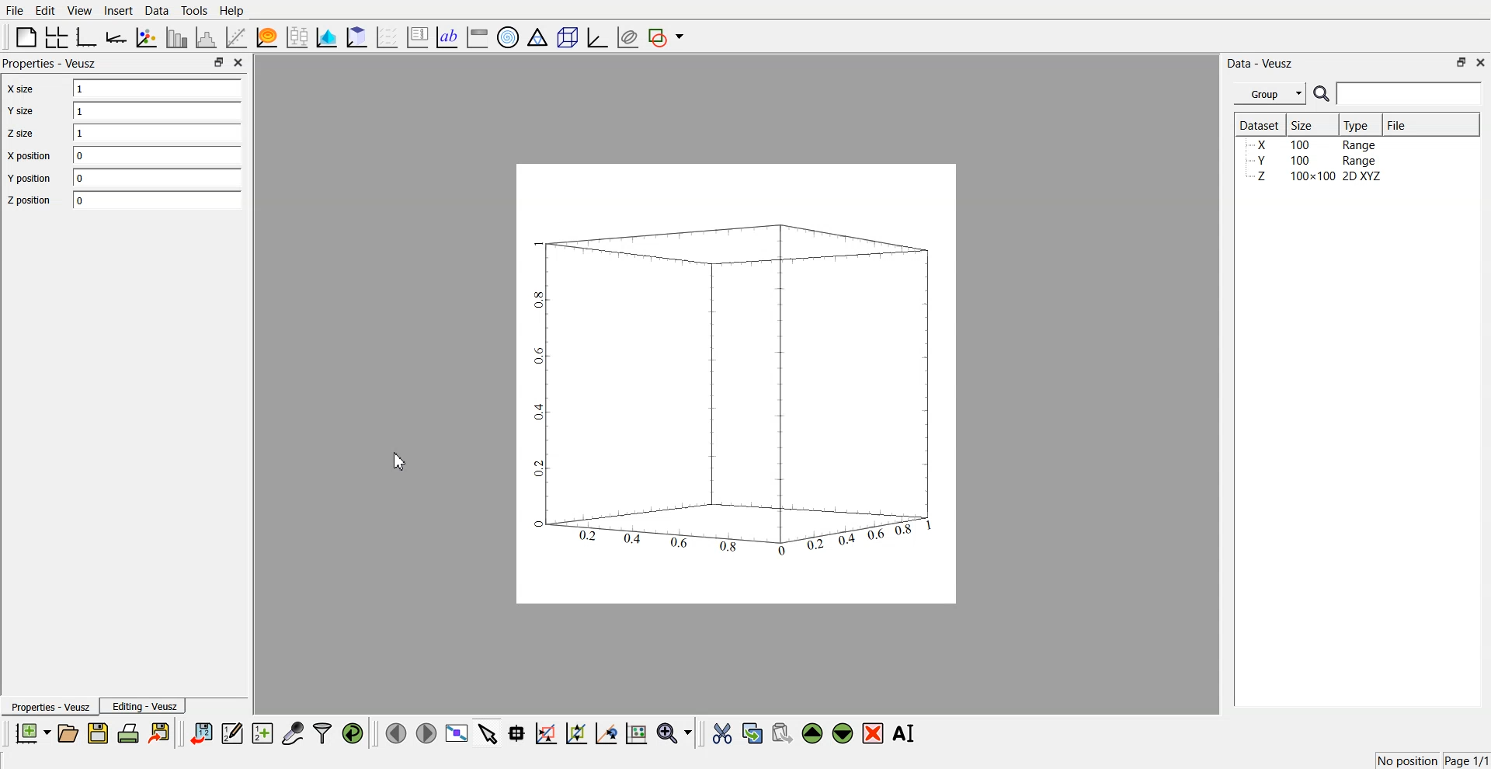  Describe the element at coordinates (28, 177) in the screenshot. I see `Y position` at that location.